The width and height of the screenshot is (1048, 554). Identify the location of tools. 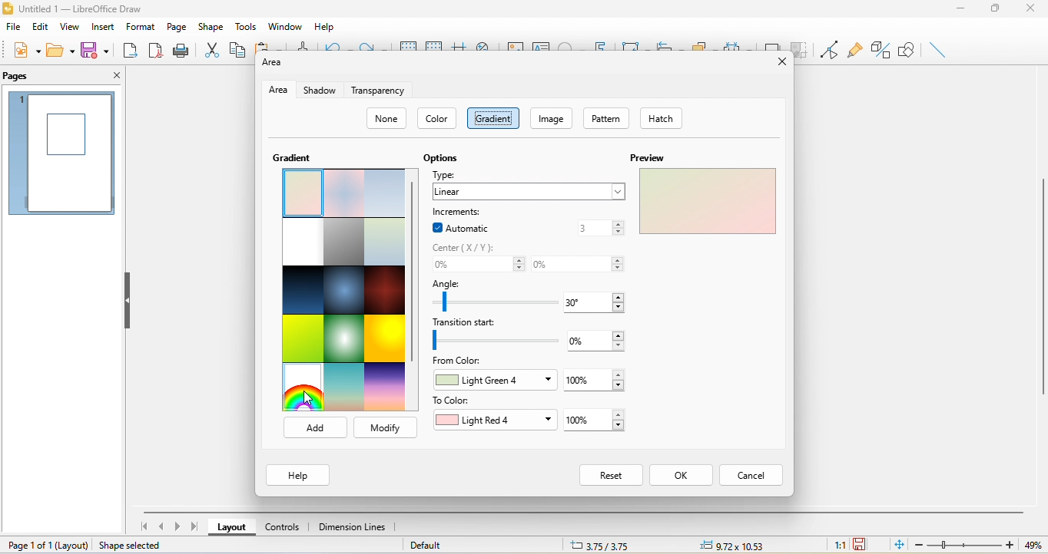
(248, 25).